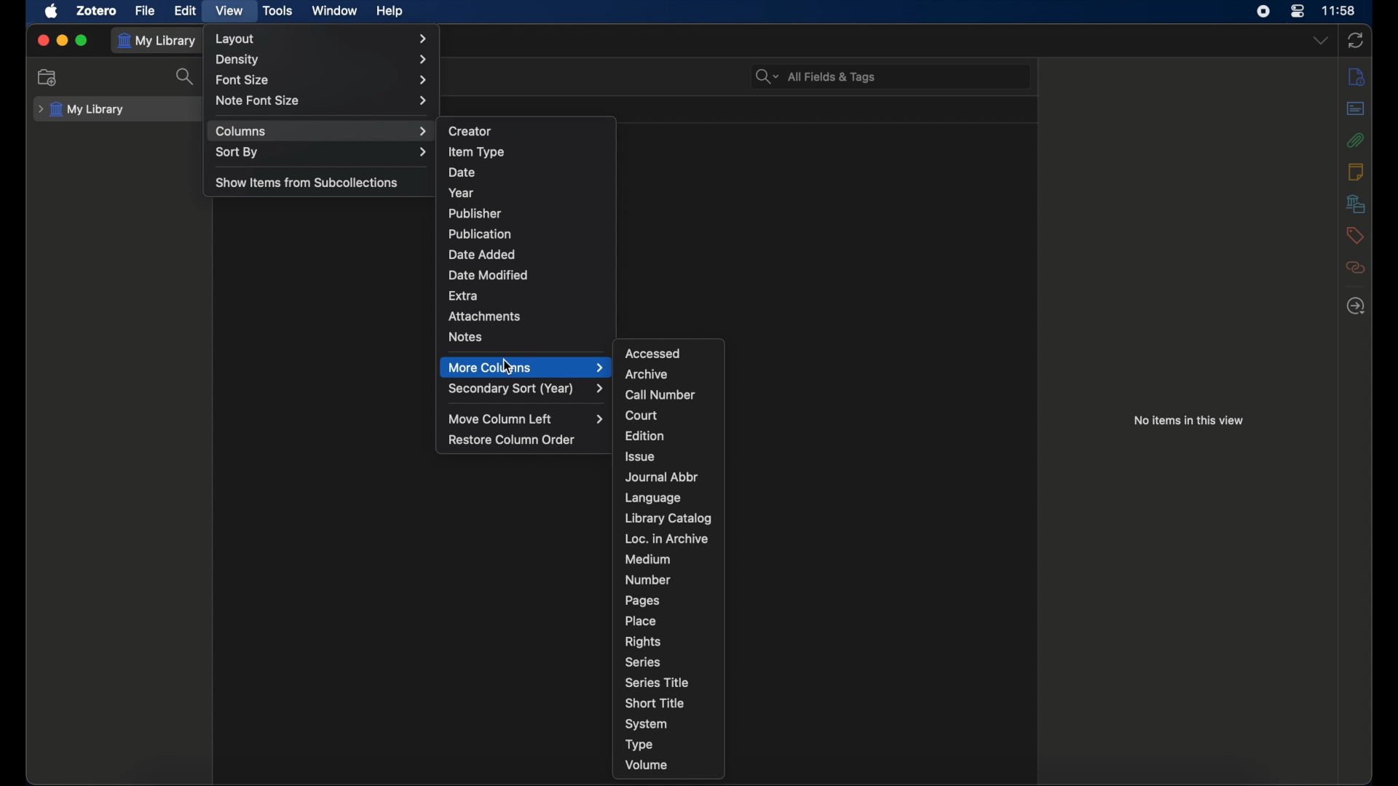 This screenshot has height=786, width=1398. I want to click on font size, so click(323, 79).